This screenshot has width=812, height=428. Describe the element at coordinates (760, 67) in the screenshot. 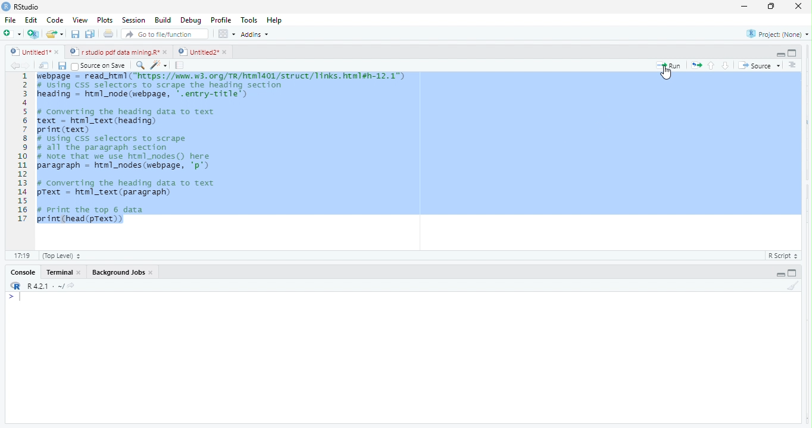

I see ` Source ` at that location.